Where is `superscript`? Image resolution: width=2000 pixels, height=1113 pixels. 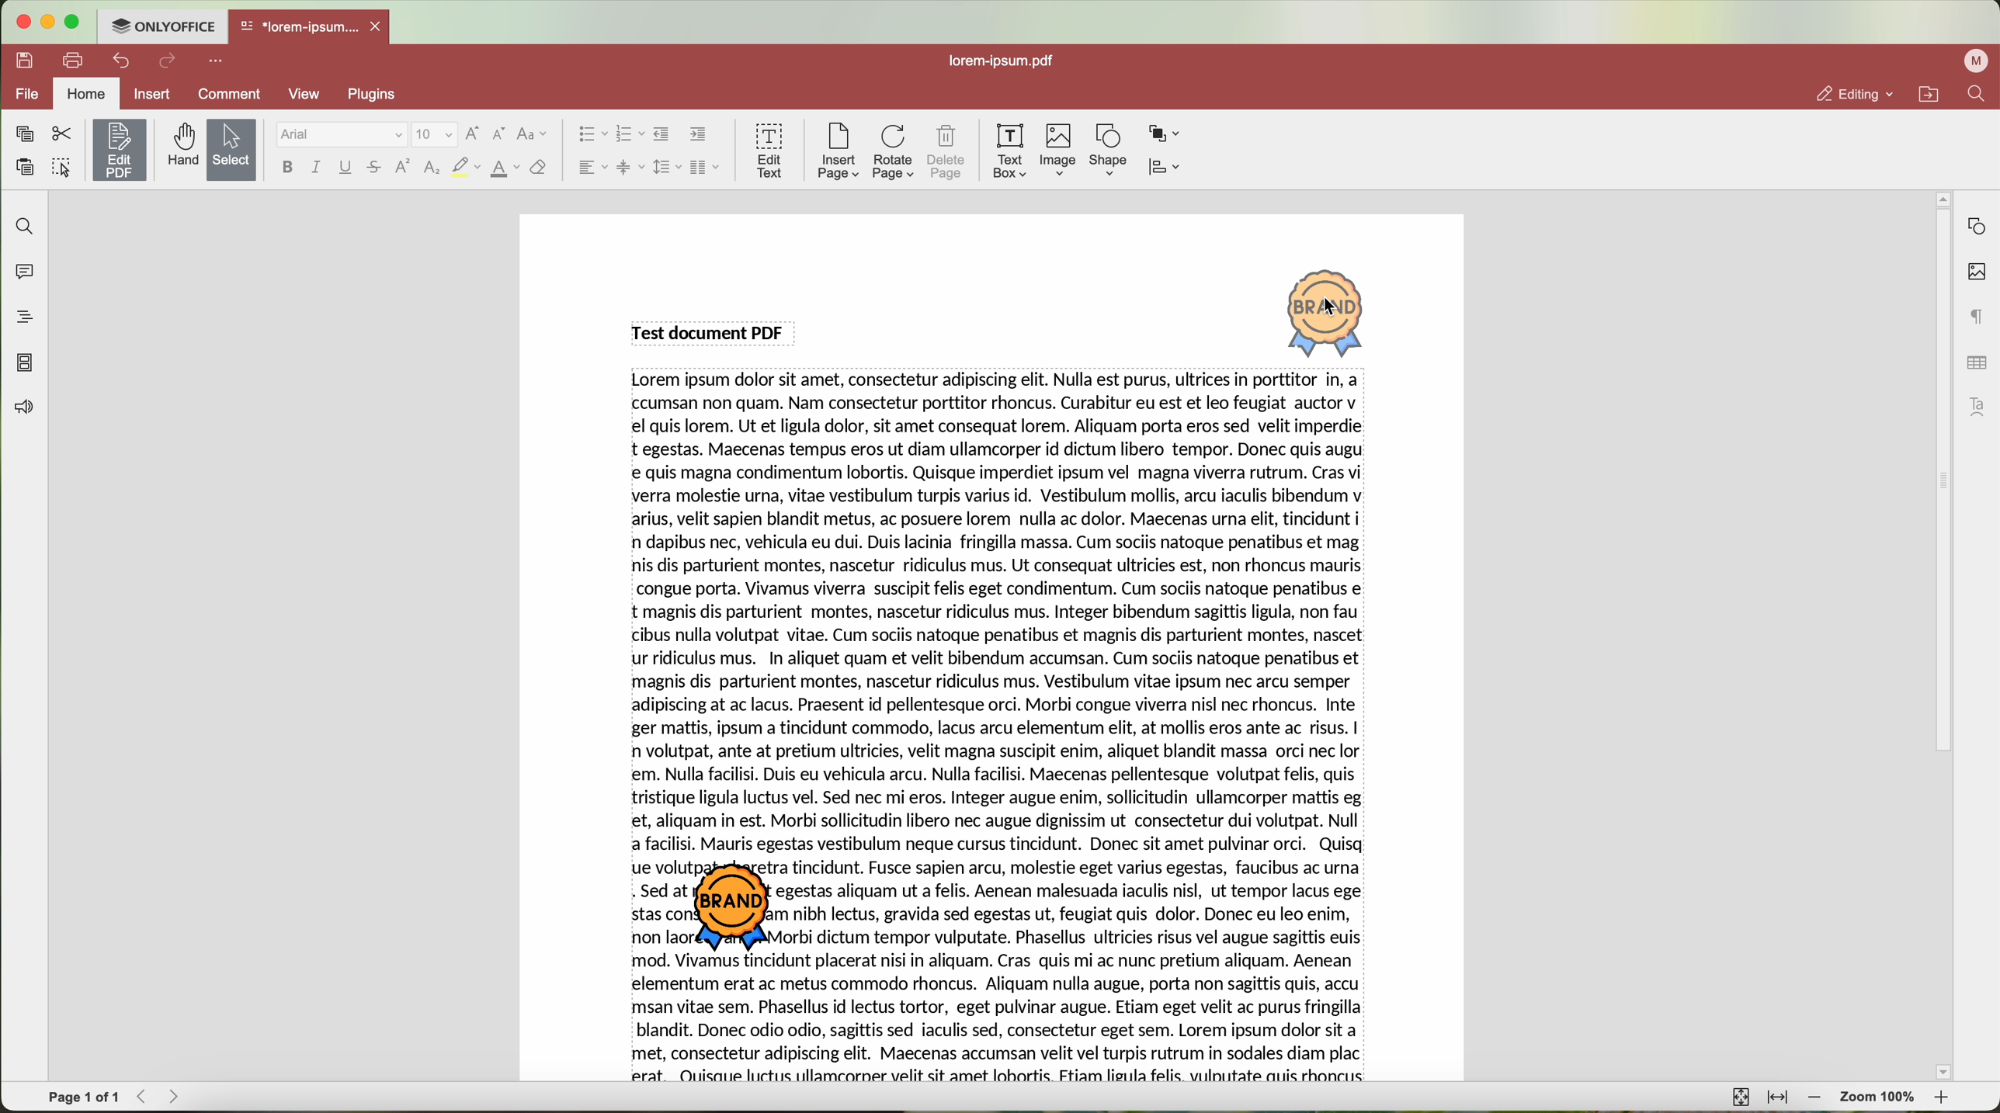 superscript is located at coordinates (404, 166).